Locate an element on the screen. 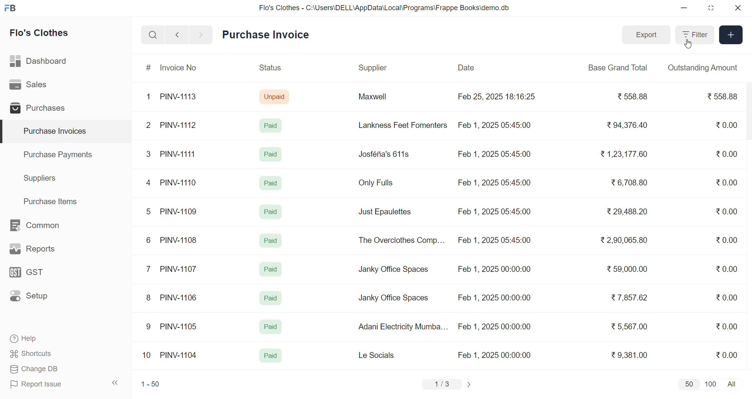 This screenshot has width=752, height=399. Common is located at coordinates (43, 226).